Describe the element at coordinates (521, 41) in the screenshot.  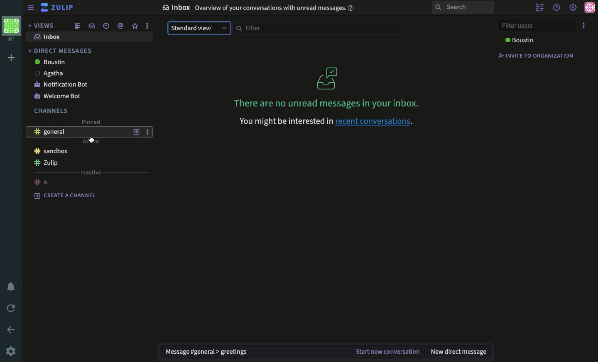
I see `boustin` at that location.